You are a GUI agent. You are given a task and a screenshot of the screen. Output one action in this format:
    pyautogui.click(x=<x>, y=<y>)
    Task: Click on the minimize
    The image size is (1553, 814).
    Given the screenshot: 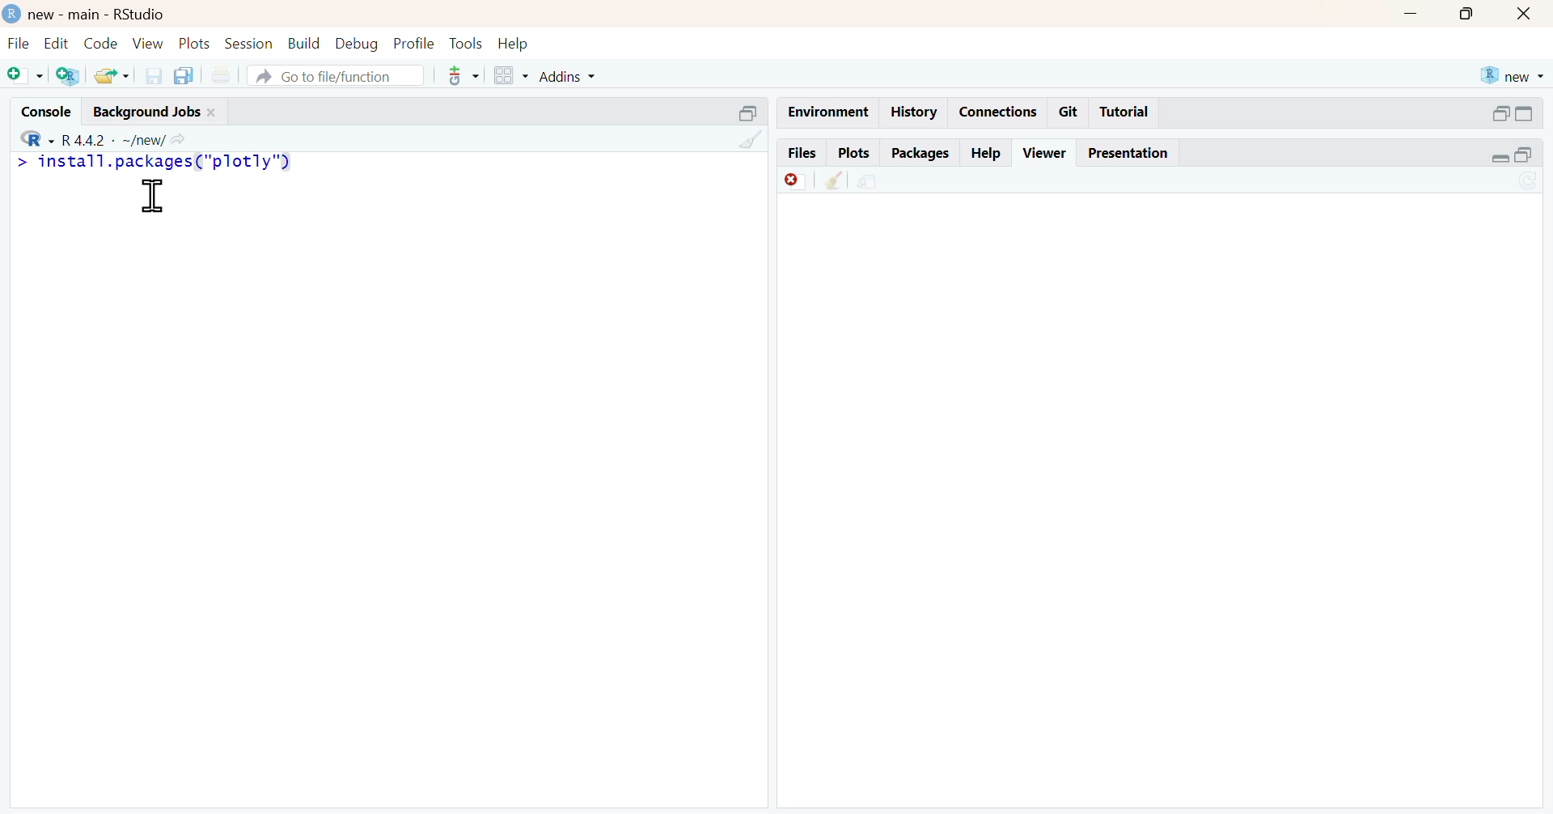 What is the action you would take?
    pyautogui.click(x=1499, y=112)
    